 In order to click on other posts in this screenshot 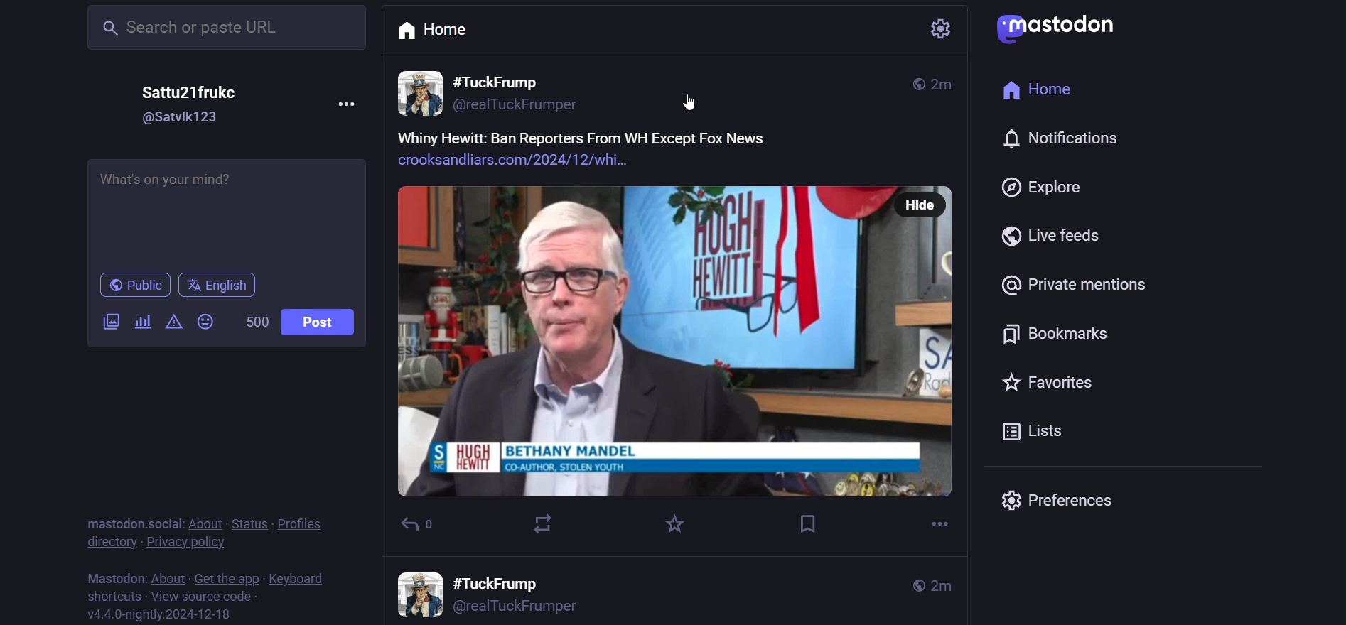, I will do `click(677, 587)`.